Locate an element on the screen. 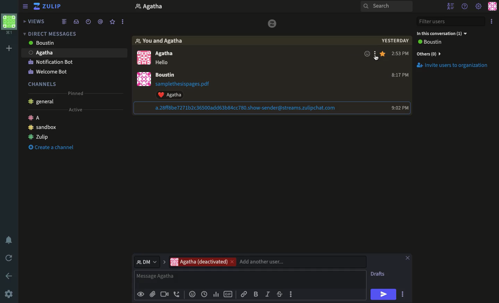  Add is located at coordinates (9, 49).